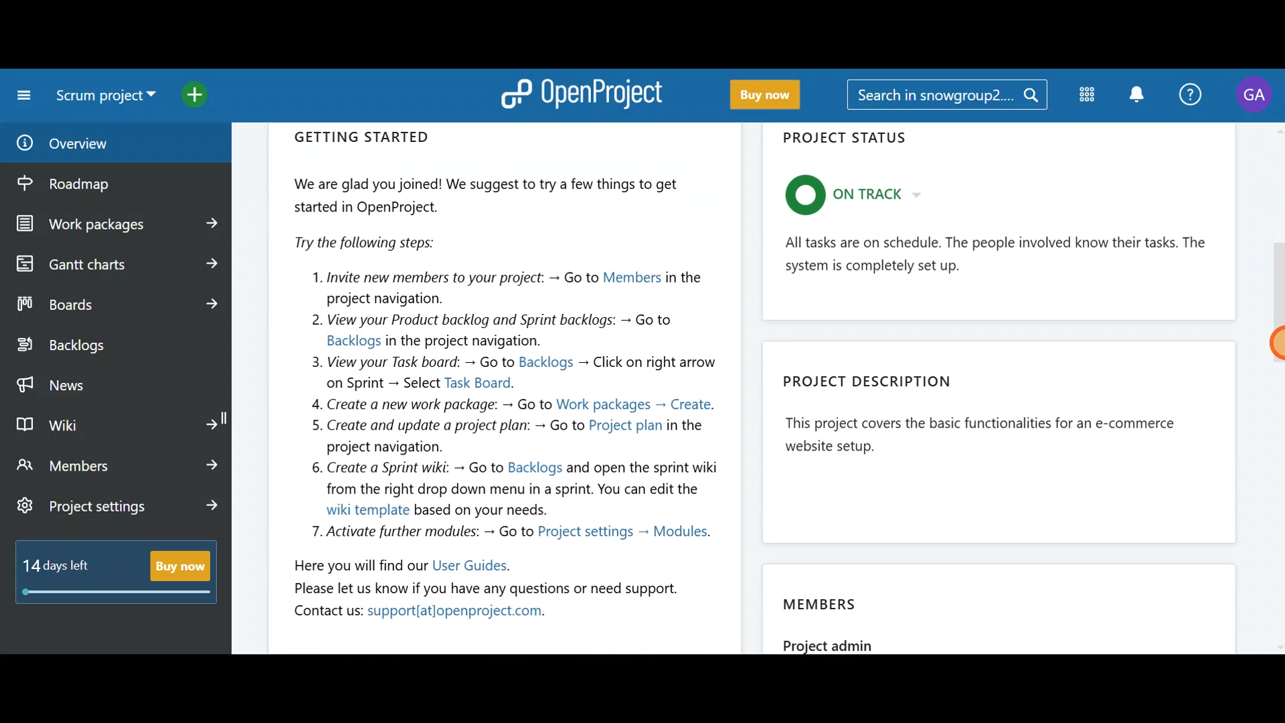 Image resolution: width=1285 pixels, height=723 pixels. I want to click on Boards, so click(116, 304).